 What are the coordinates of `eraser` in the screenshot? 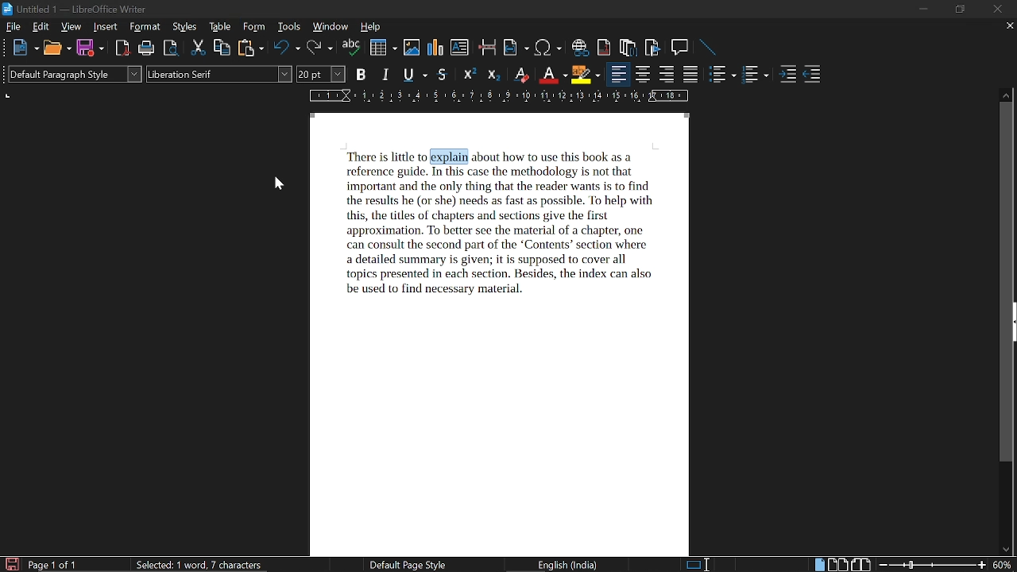 It's located at (521, 76).